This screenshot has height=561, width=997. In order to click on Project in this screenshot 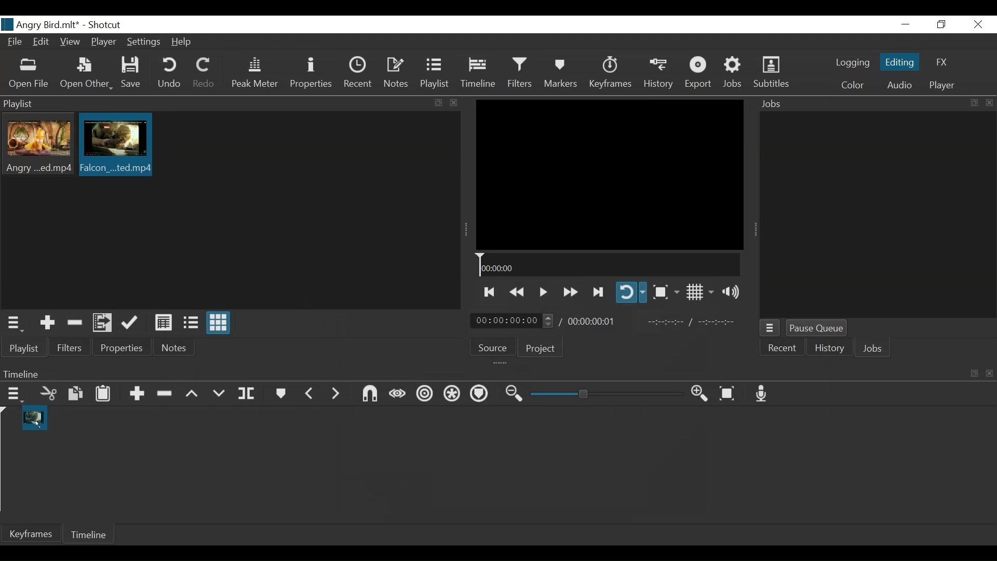, I will do `click(541, 348)`.